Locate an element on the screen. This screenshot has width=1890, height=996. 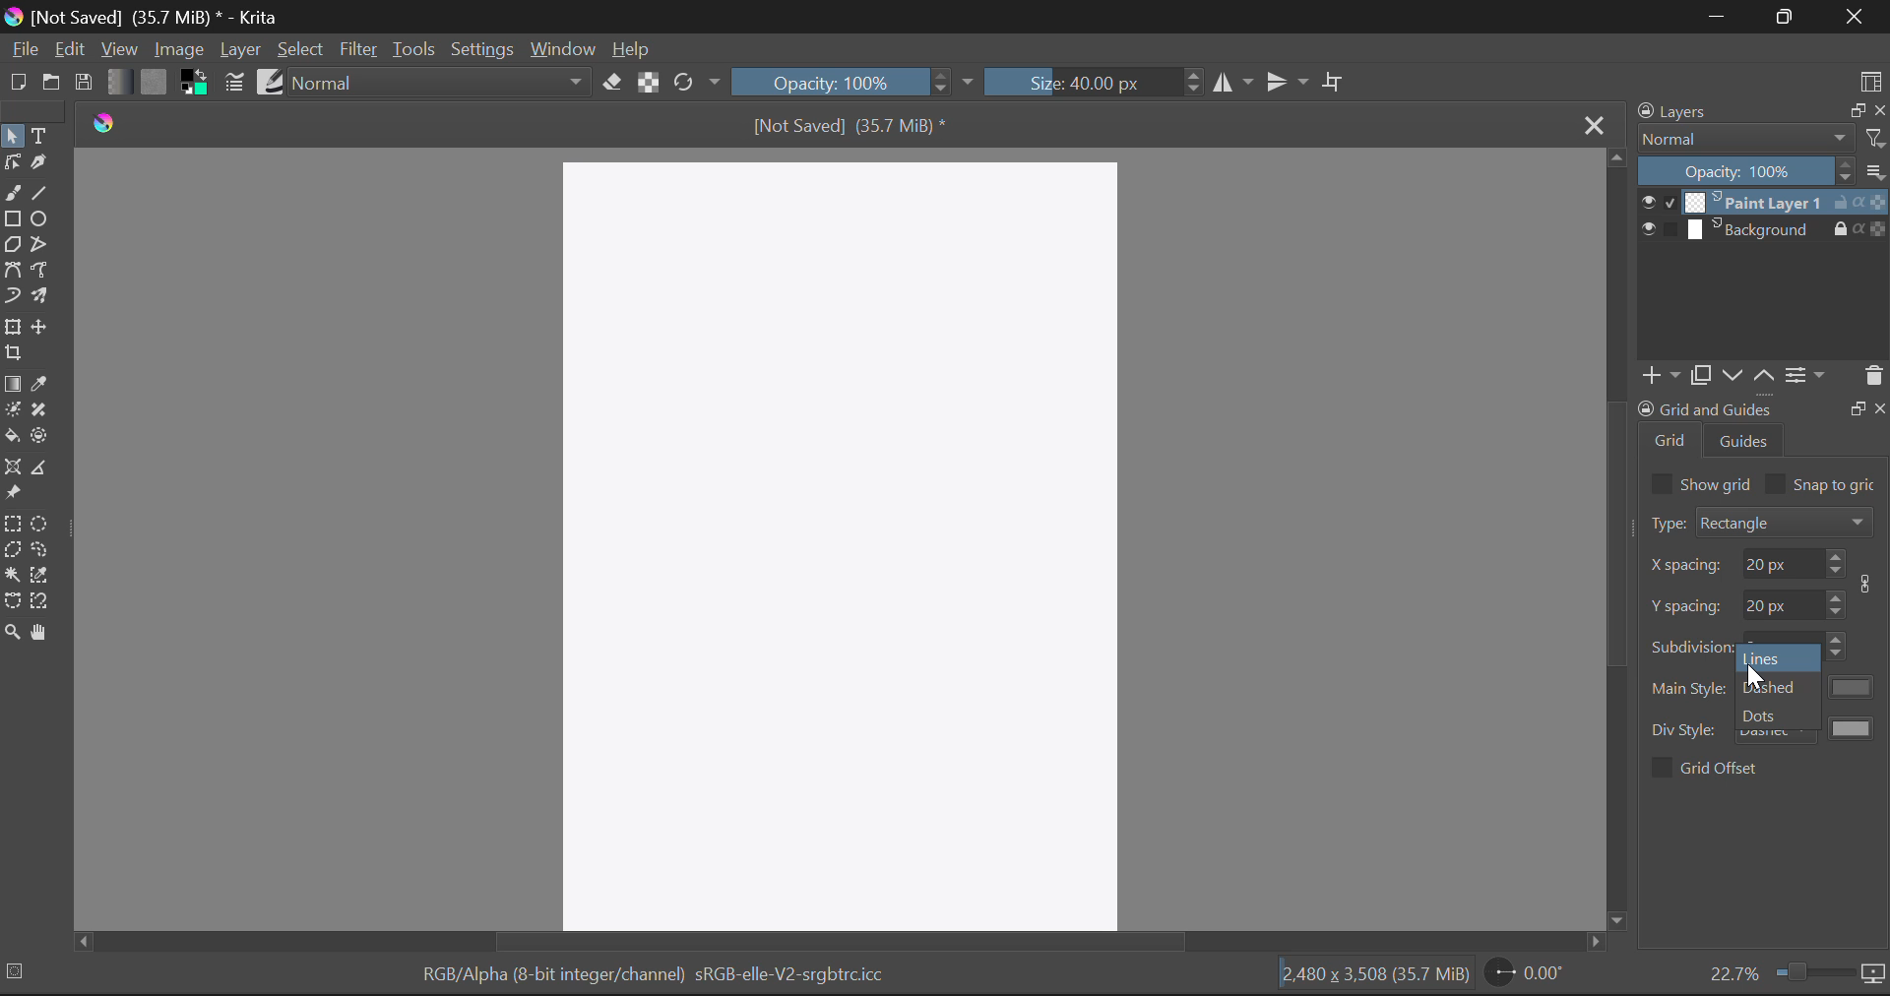
spacing x is located at coordinates (1780, 563).